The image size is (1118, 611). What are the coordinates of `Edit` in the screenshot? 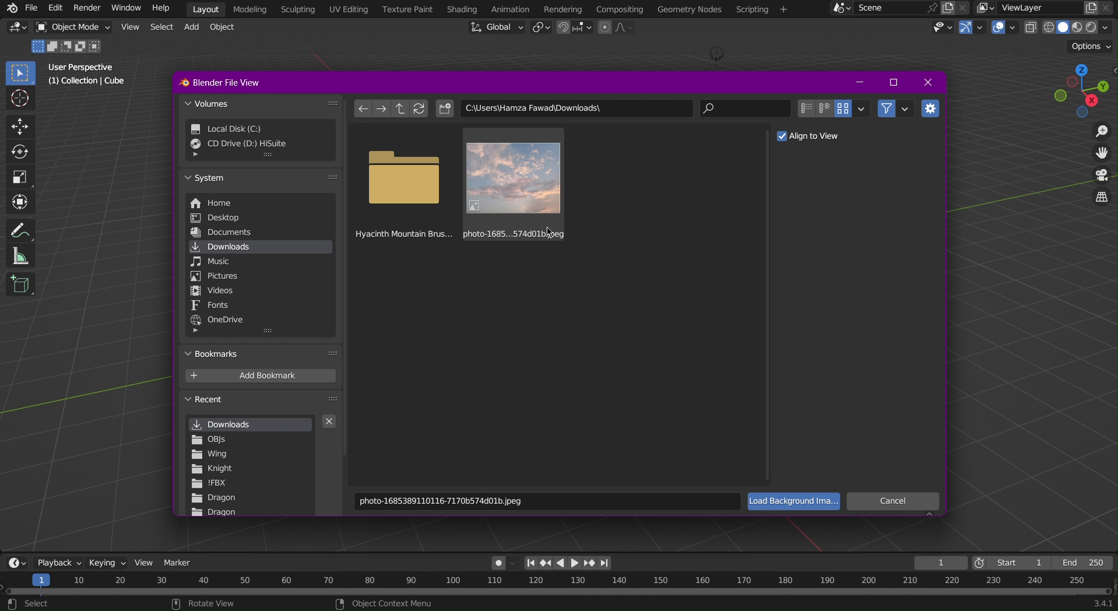 It's located at (56, 8).